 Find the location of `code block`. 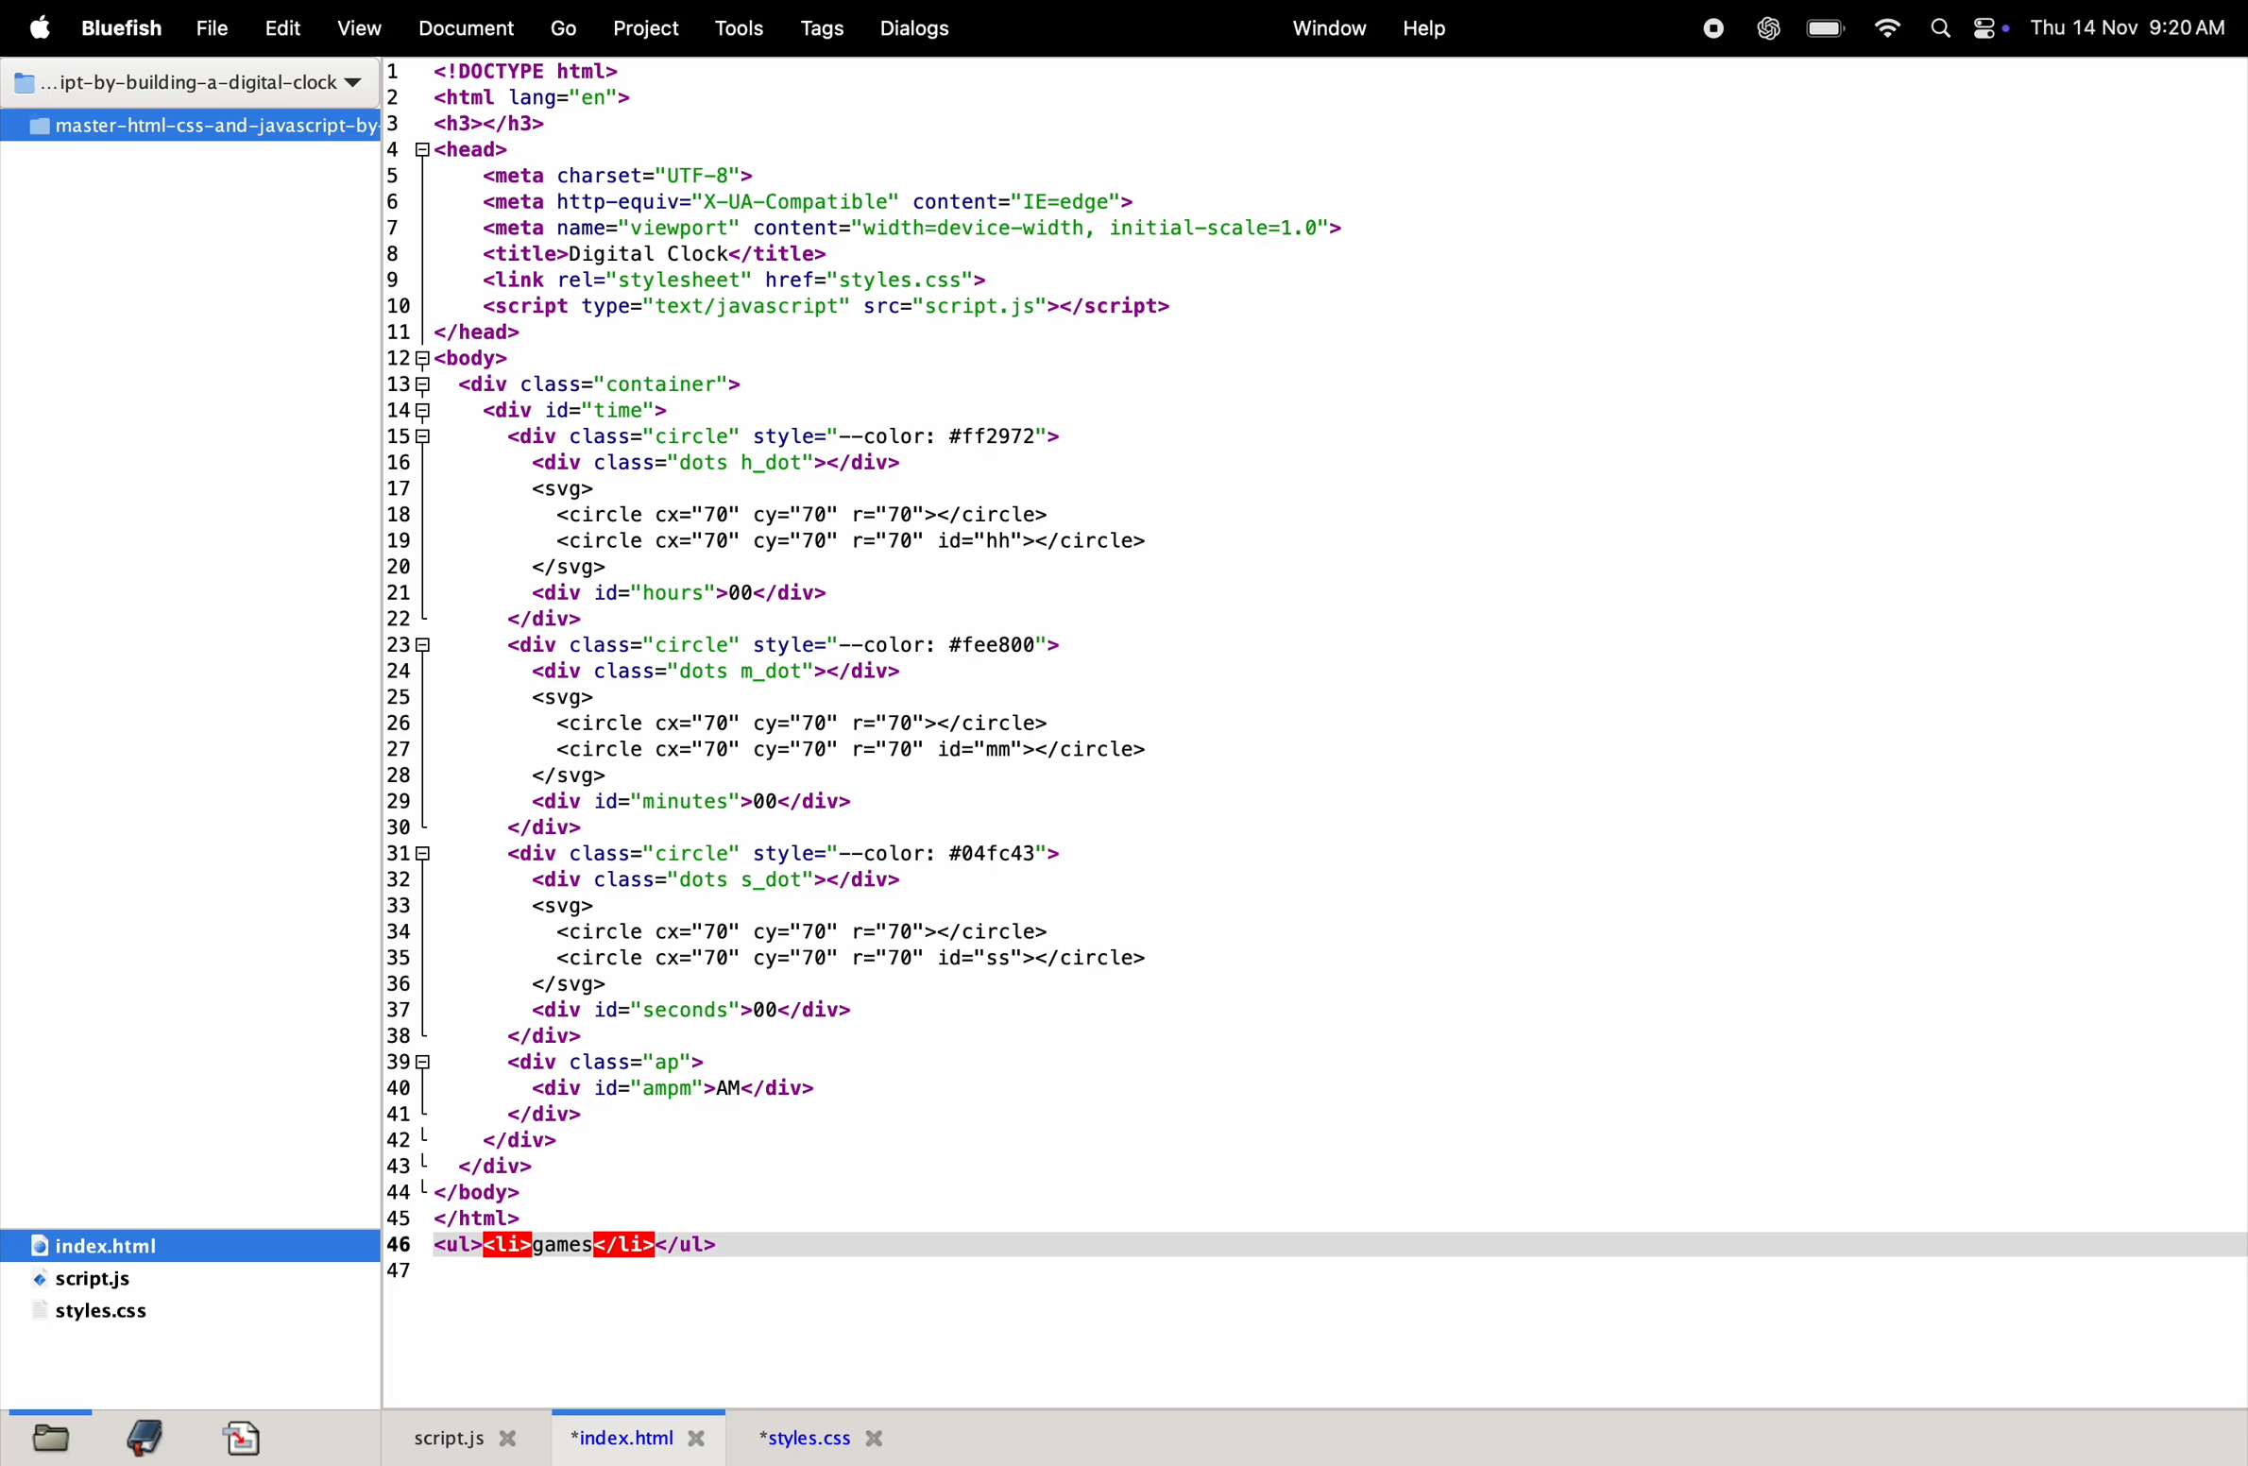

code block is located at coordinates (1011, 643).